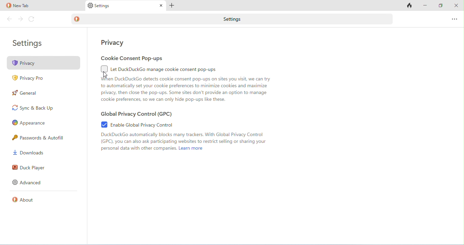 Image resolution: width=464 pixels, height=245 pixels. Describe the element at coordinates (160, 69) in the screenshot. I see `Let duckduckgo manage cookie constant pop ups` at that location.